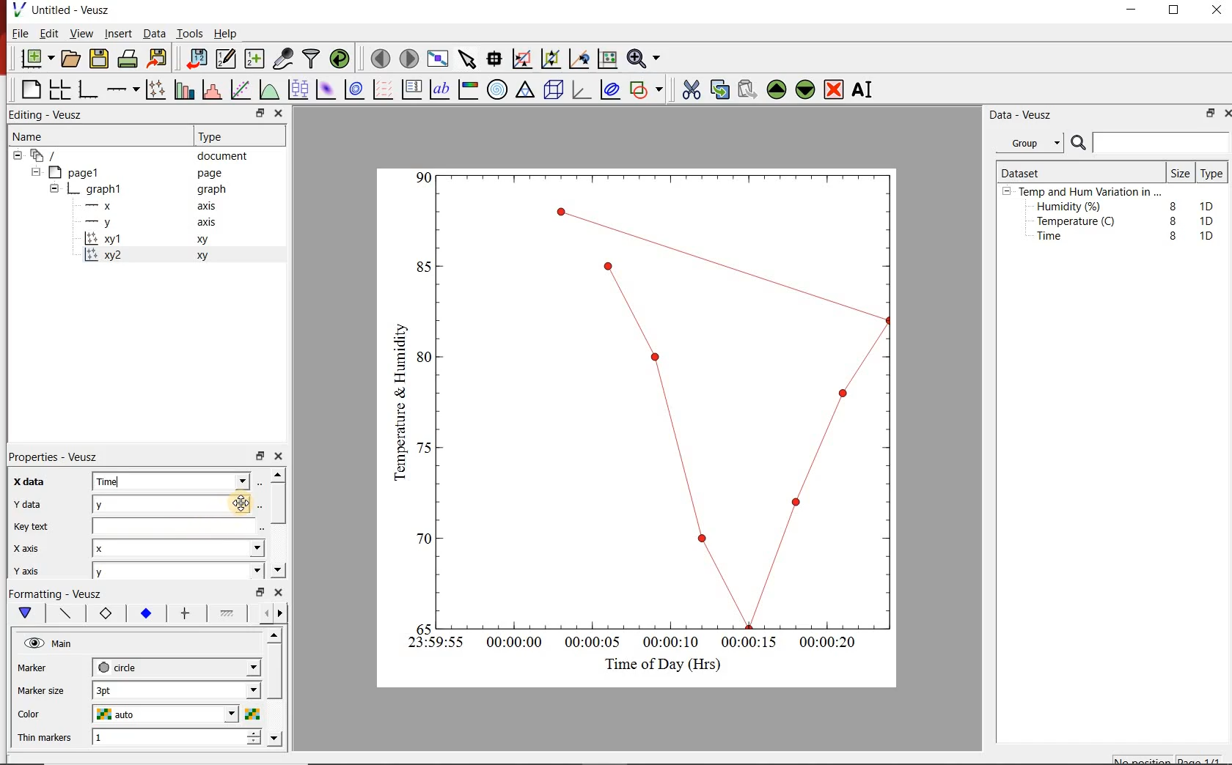 The width and height of the screenshot is (1232, 765). Describe the element at coordinates (228, 614) in the screenshot. I see `fill 1` at that location.